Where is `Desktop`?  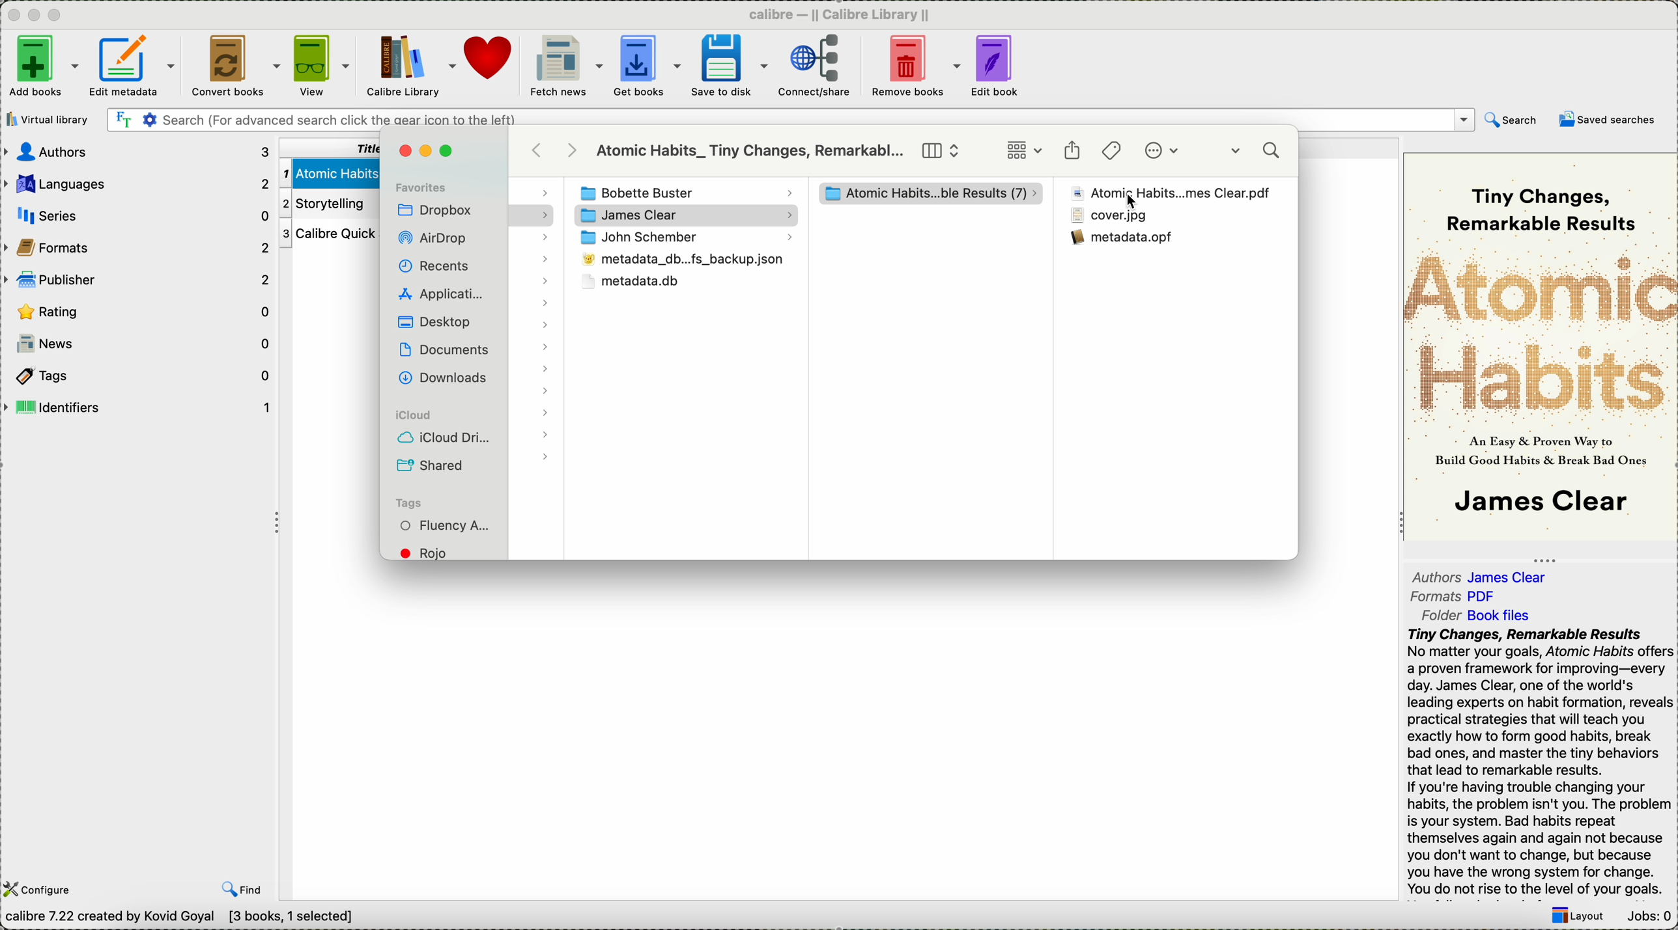 Desktop is located at coordinates (433, 321).